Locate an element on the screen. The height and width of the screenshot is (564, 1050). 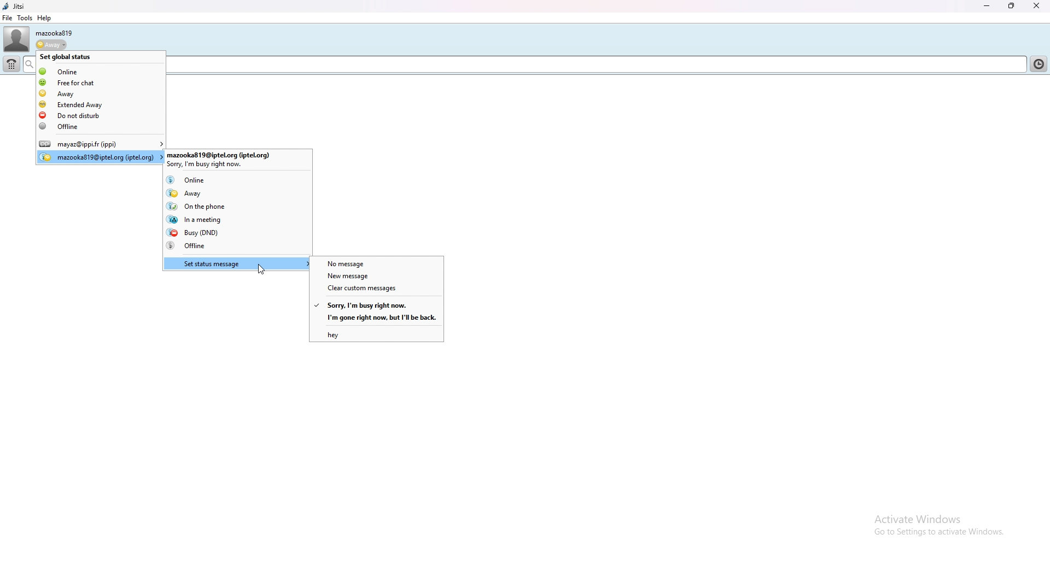
in a meeting is located at coordinates (238, 219).